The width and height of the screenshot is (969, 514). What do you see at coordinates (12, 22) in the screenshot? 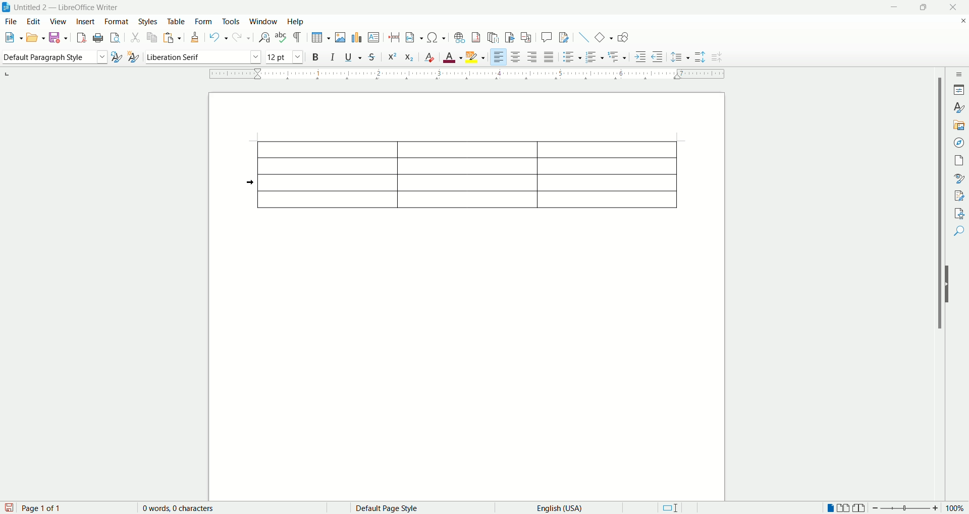
I see `file` at bounding box center [12, 22].